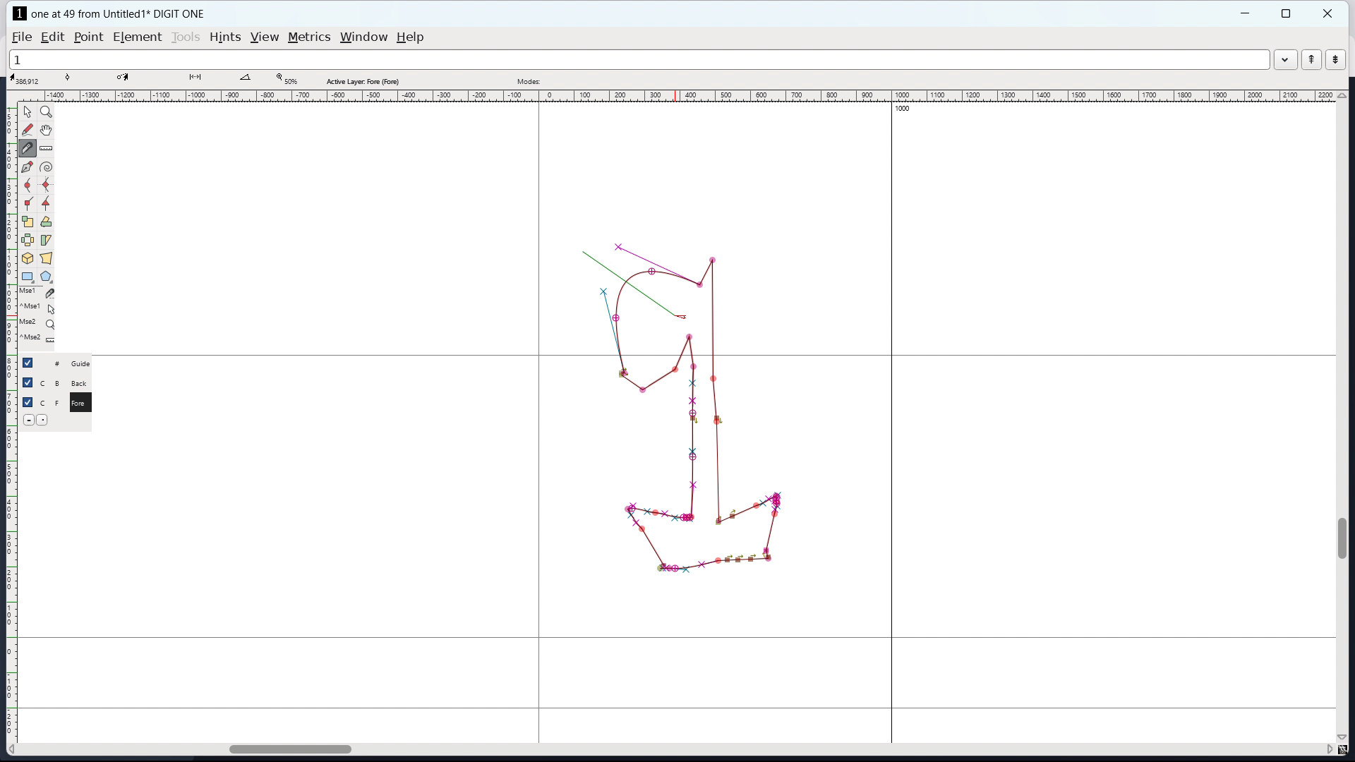 This screenshot has height=762, width=1355. Describe the element at coordinates (27, 222) in the screenshot. I see `scale selection` at that location.